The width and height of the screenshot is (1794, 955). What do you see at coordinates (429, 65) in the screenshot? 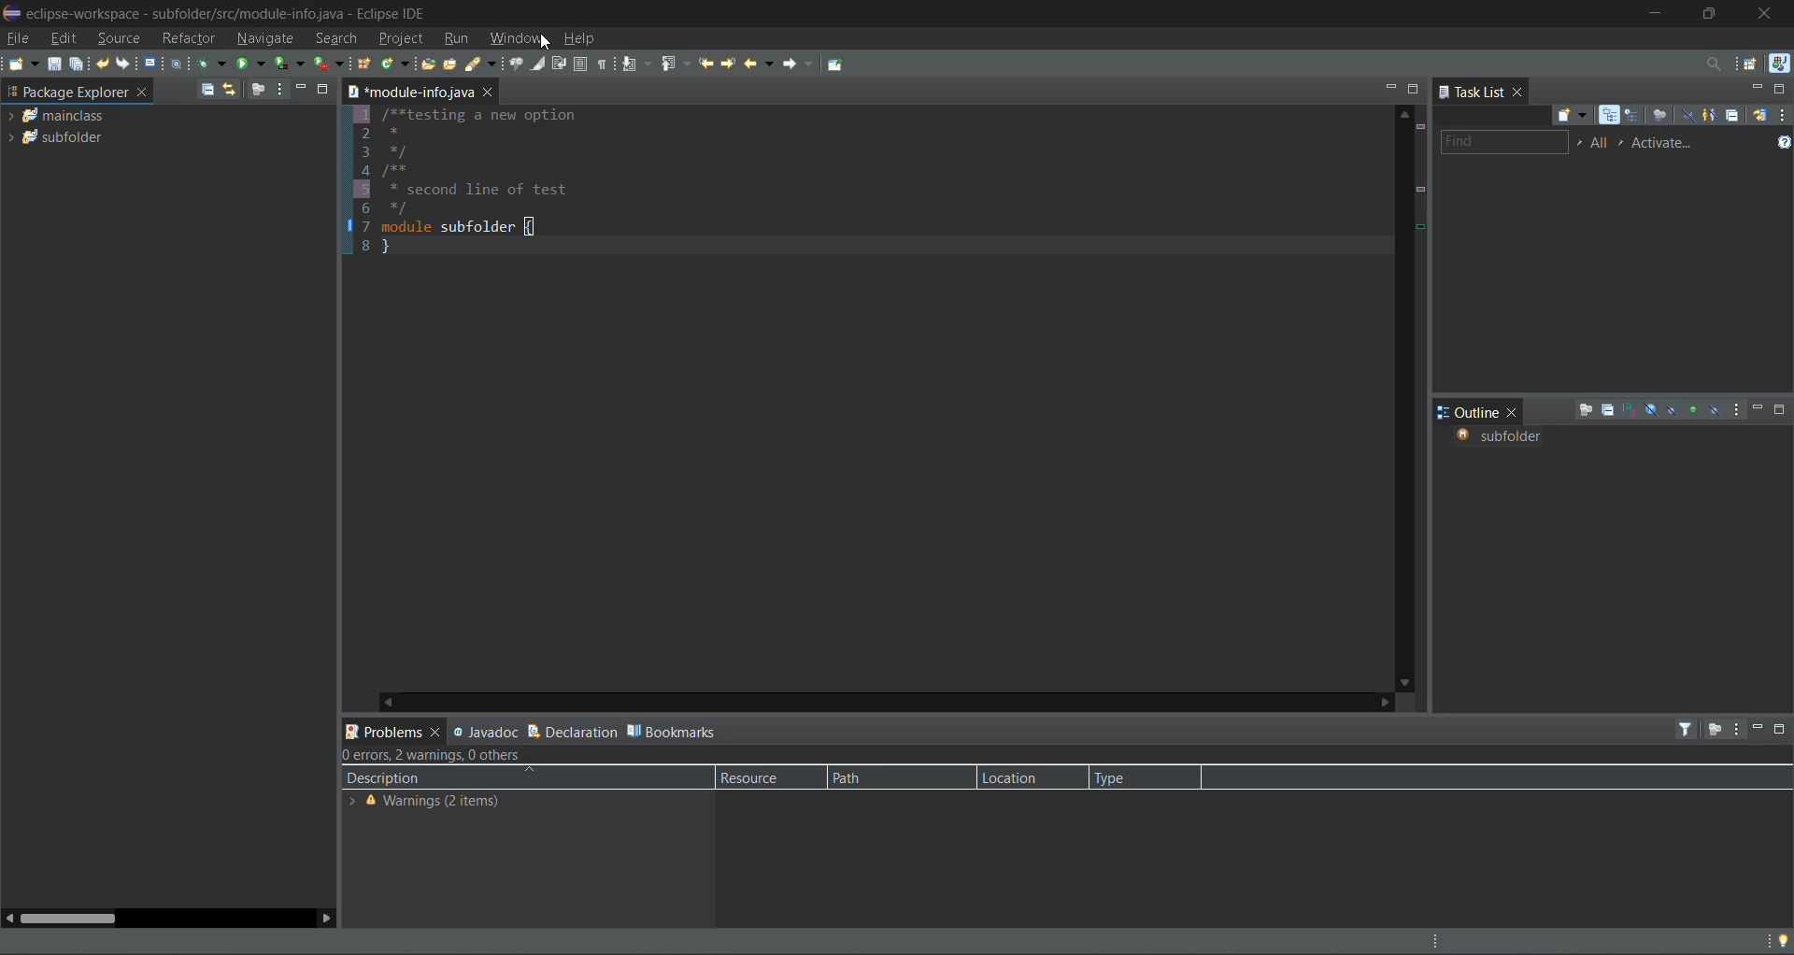
I see `open type` at bounding box center [429, 65].